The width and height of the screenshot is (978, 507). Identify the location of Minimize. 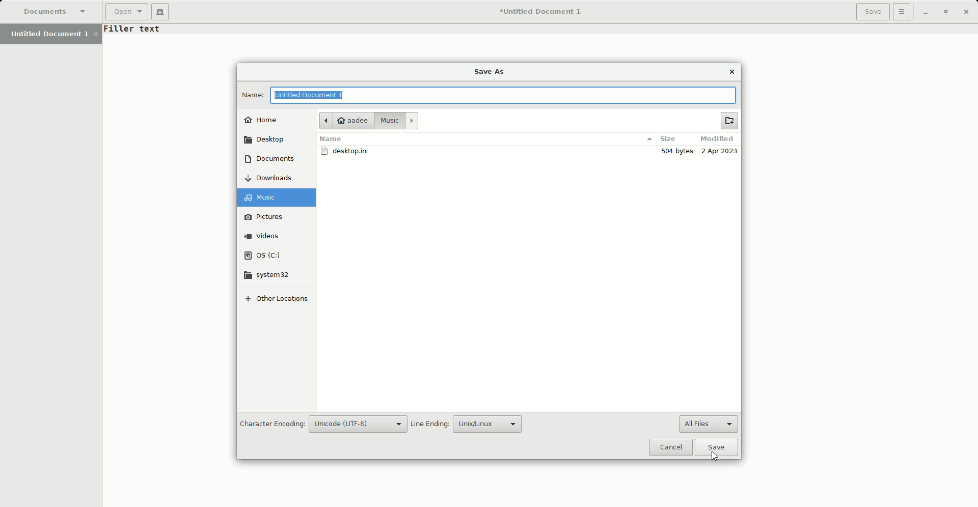
(923, 12).